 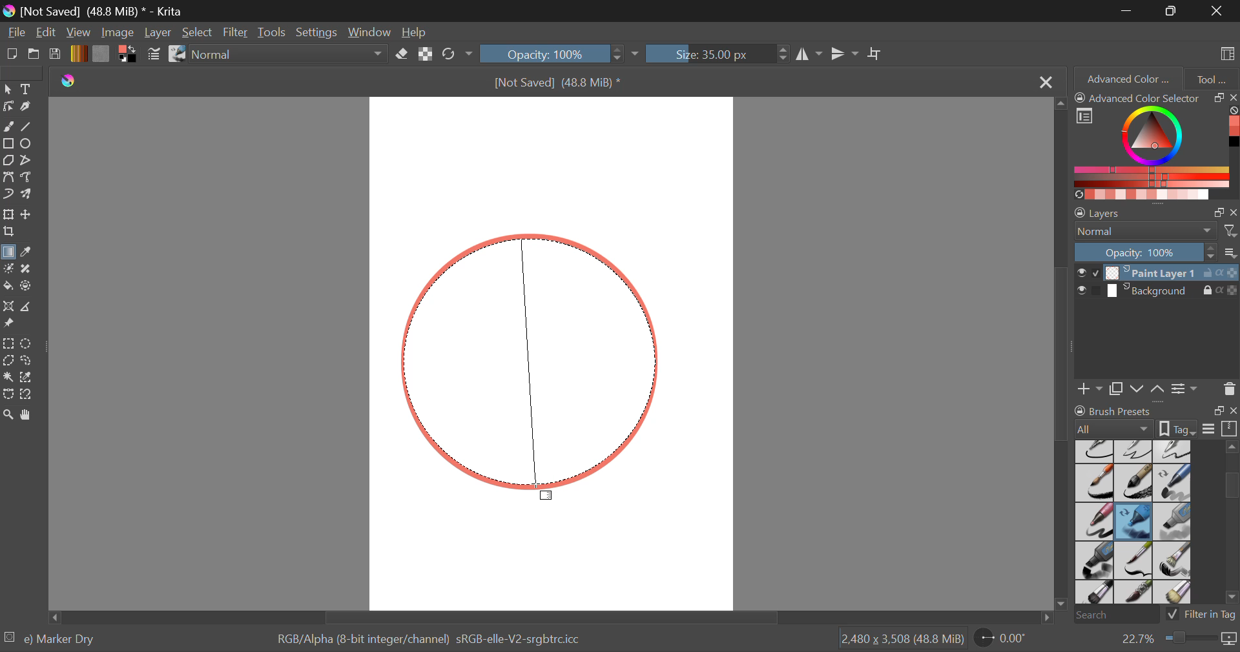 I want to click on Filter in Tag, so click(x=1202, y=613).